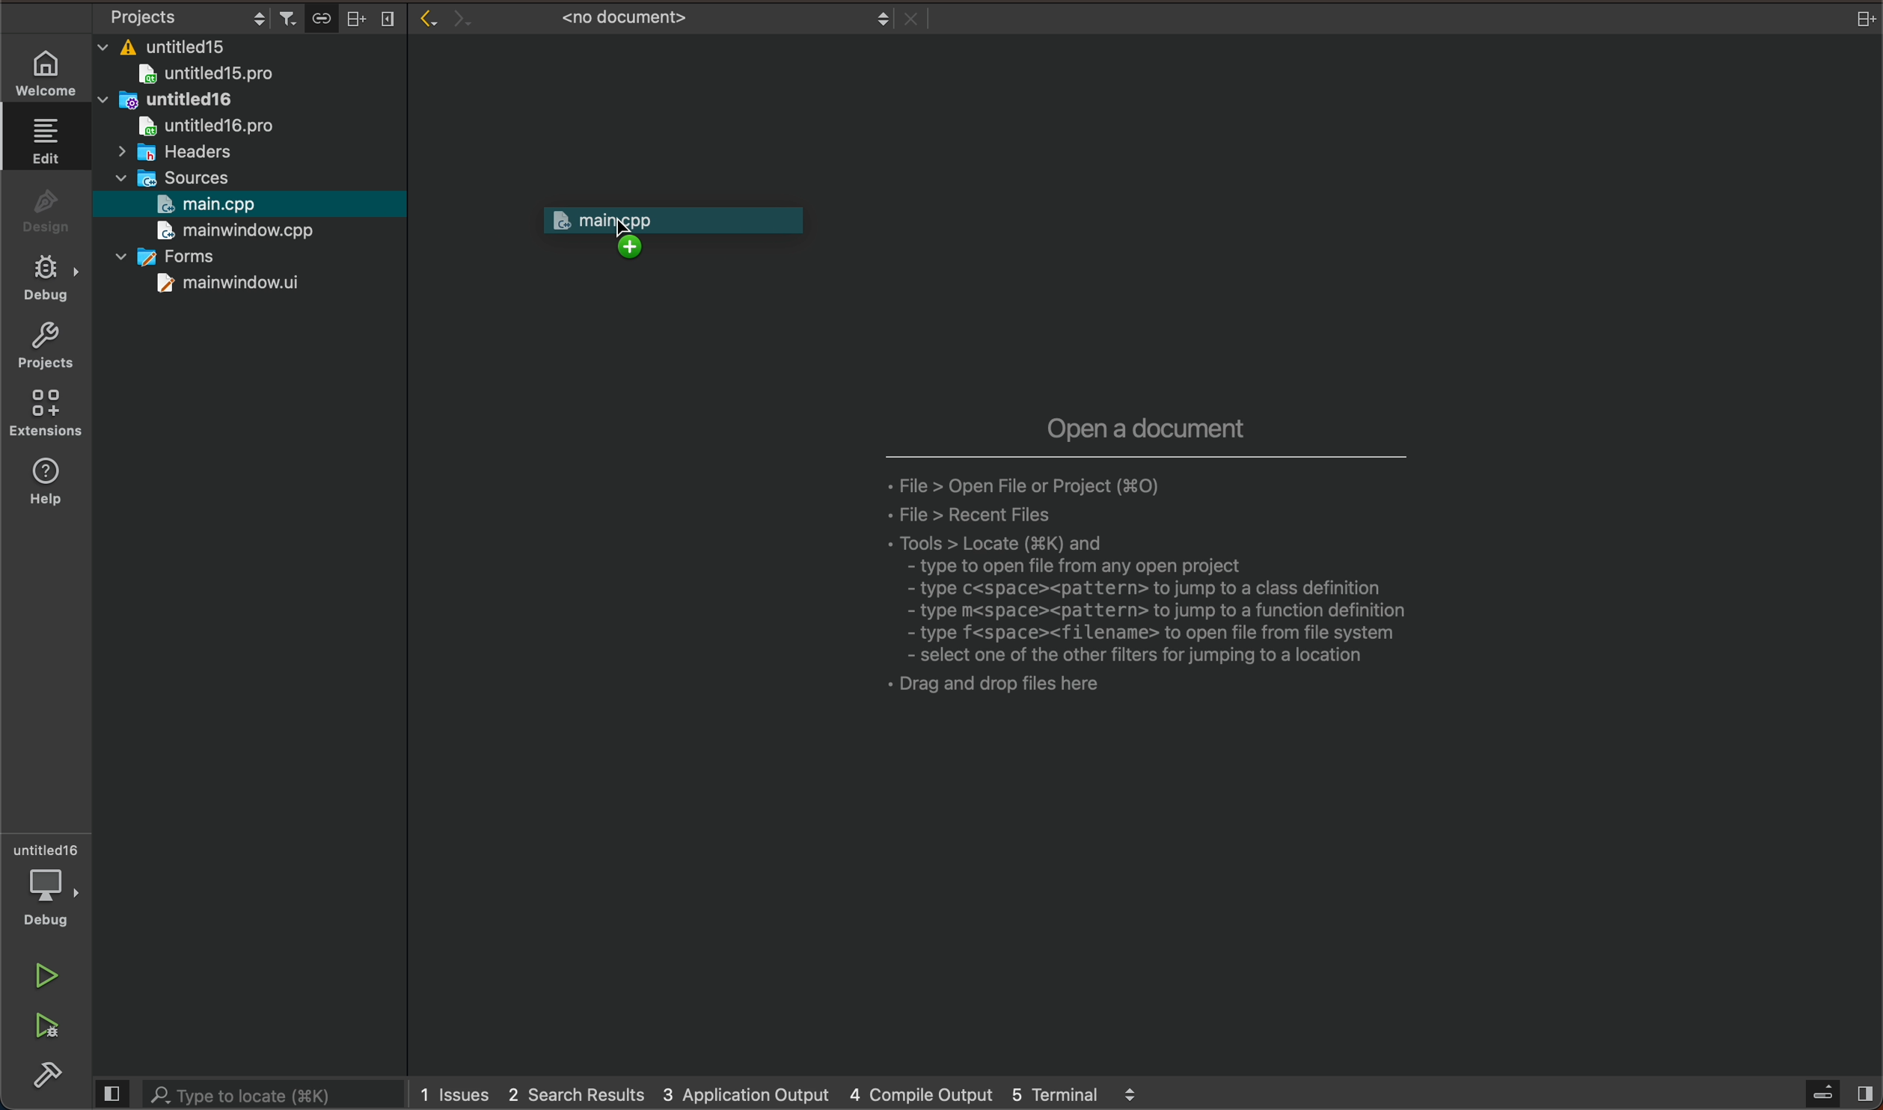 The image size is (1883, 1110). I want to click on design, so click(42, 211).